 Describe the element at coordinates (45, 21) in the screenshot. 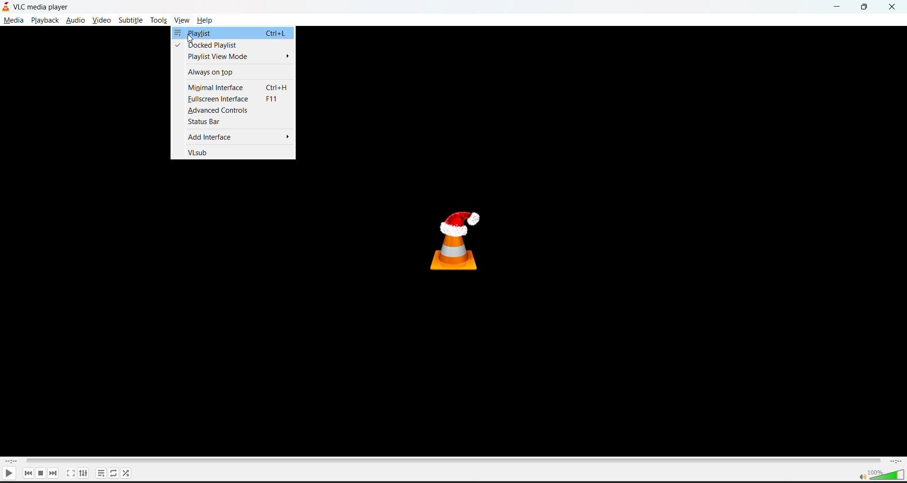

I see `playback` at that location.